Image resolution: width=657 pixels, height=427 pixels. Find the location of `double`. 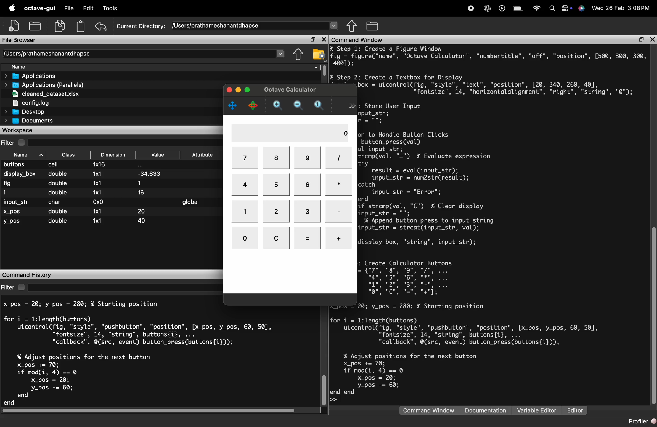

double is located at coordinates (59, 221).